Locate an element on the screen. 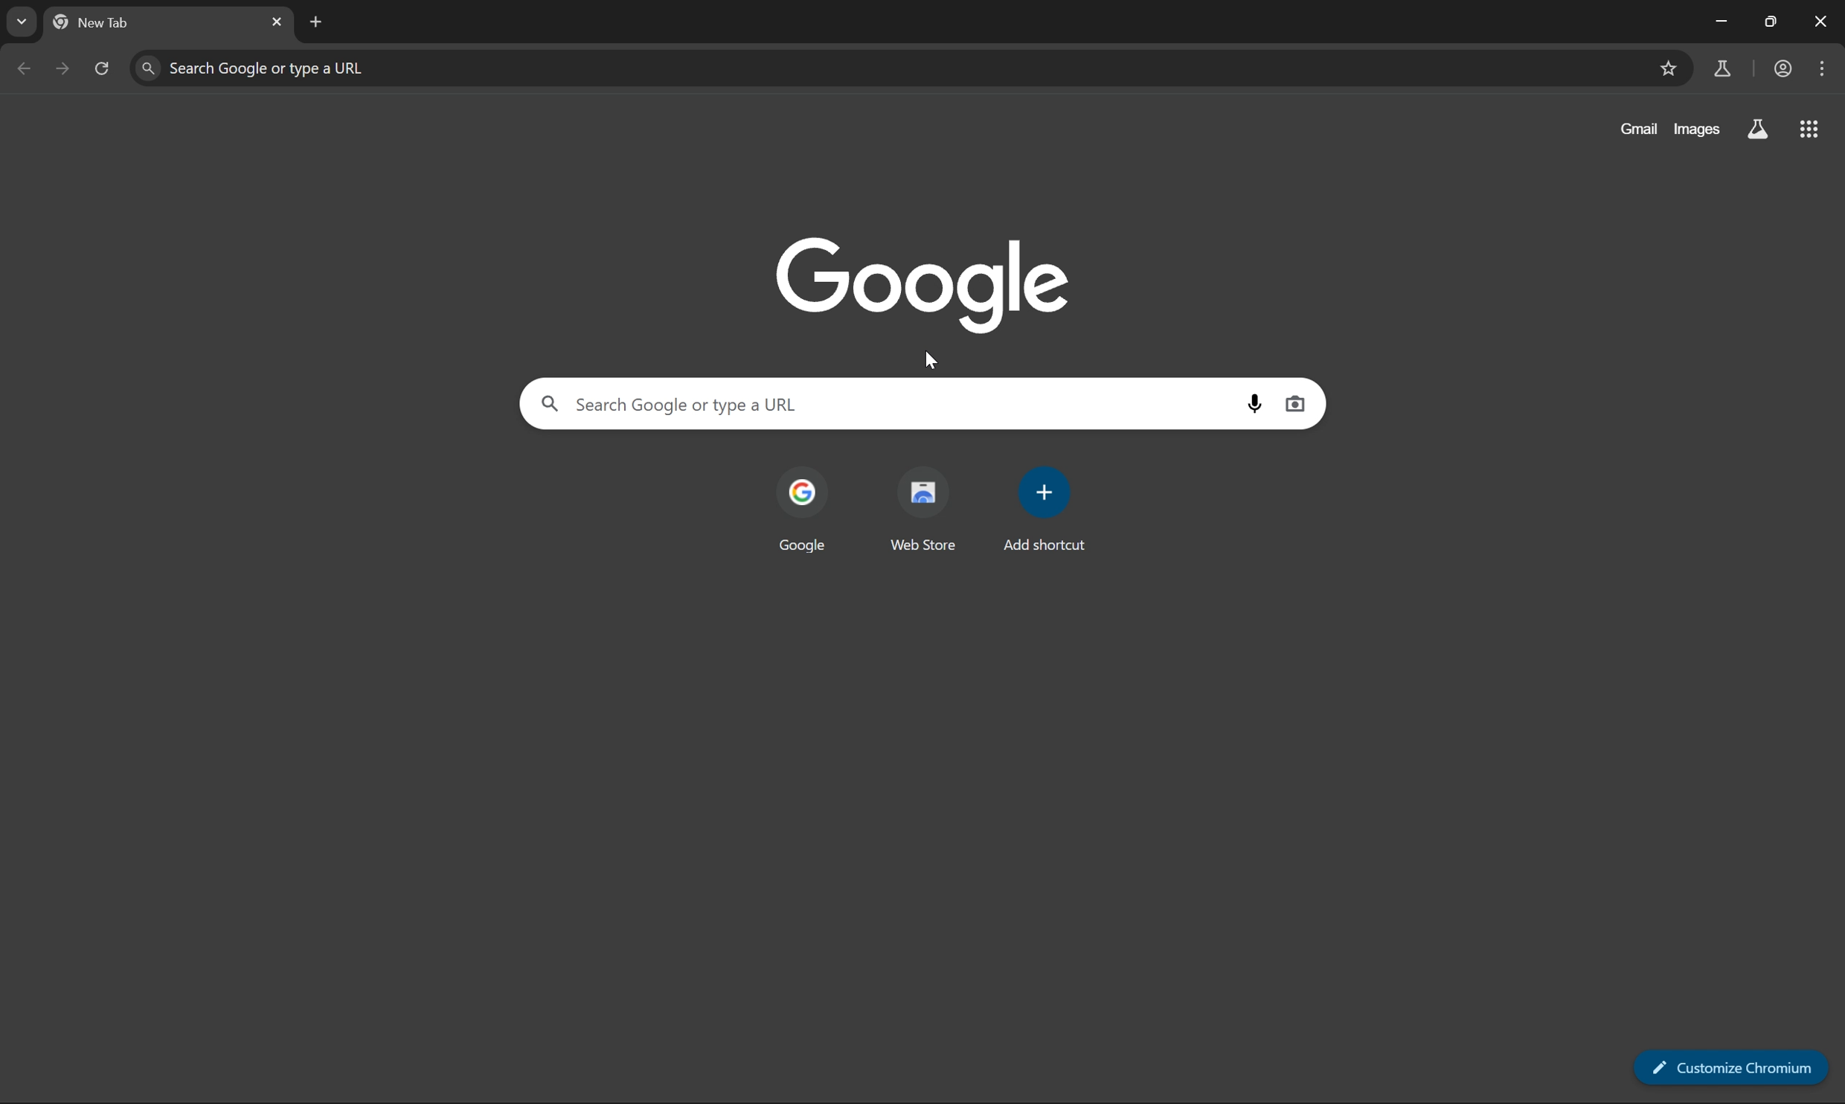 Image resolution: width=1845 pixels, height=1104 pixels. close is located at coordinates (1822, 19).